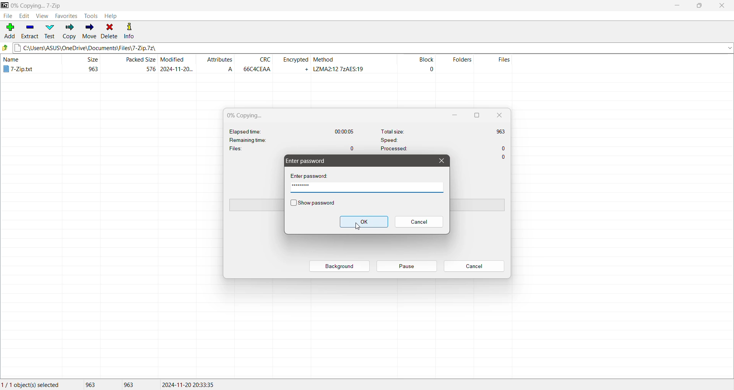 The height and width of the screenshot is (390, 734). Describe the element at coordinates (354, 65) in the screenshot. I see `Encryption Method` at that location.